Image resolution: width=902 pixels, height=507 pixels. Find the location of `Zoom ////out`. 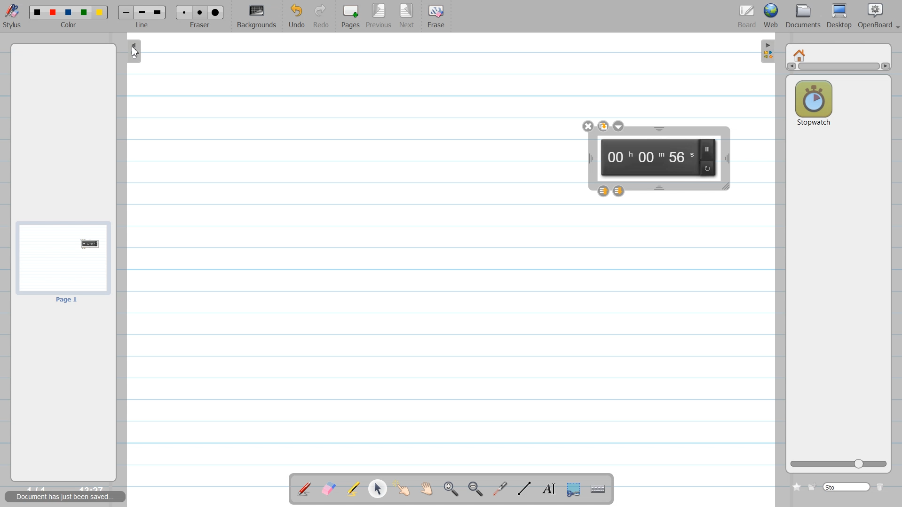

Zoom ////out is located at coordinates (476, 489).